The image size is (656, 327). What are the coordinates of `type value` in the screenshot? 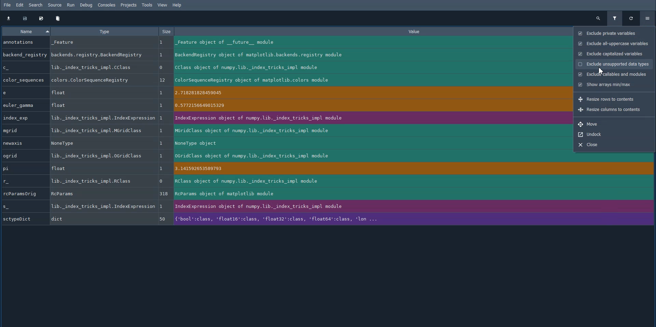 It's located at (98, 156).